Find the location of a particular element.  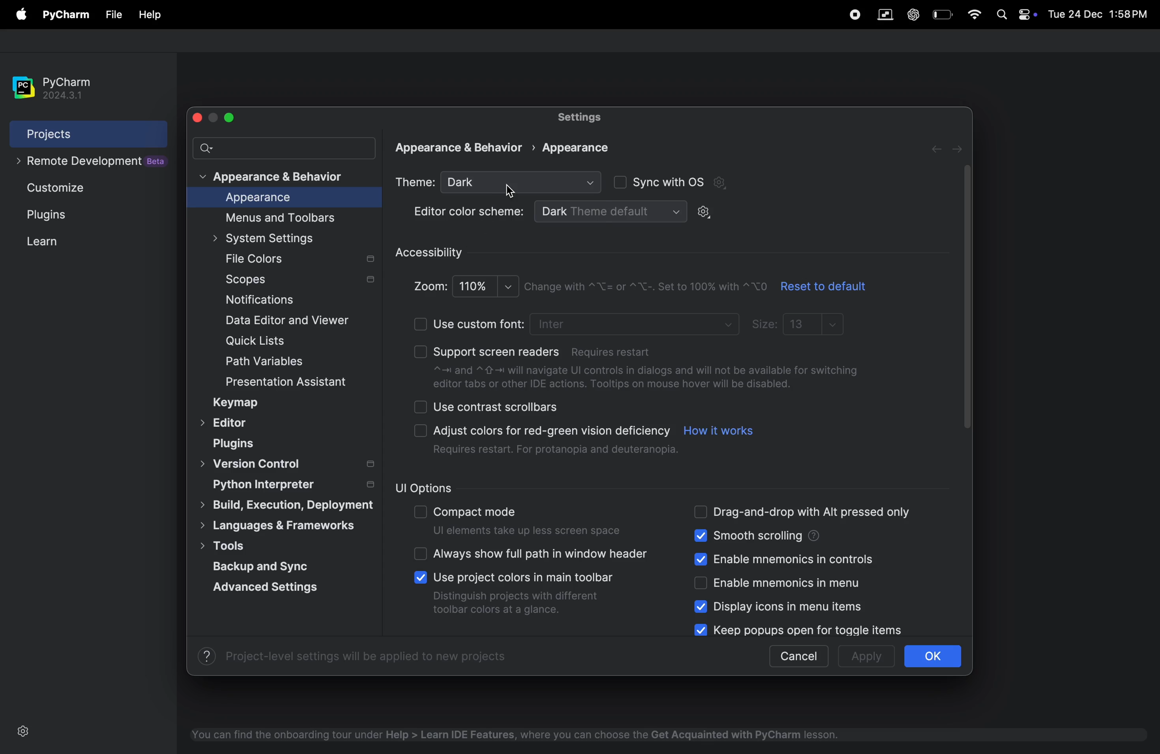

learn is located at coordinates (42, 242).